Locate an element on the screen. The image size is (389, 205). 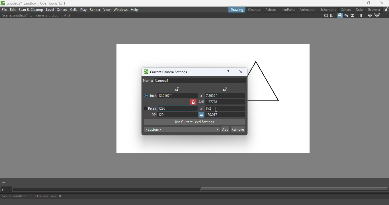
Enter dimension is located at coordinates (224, 96).